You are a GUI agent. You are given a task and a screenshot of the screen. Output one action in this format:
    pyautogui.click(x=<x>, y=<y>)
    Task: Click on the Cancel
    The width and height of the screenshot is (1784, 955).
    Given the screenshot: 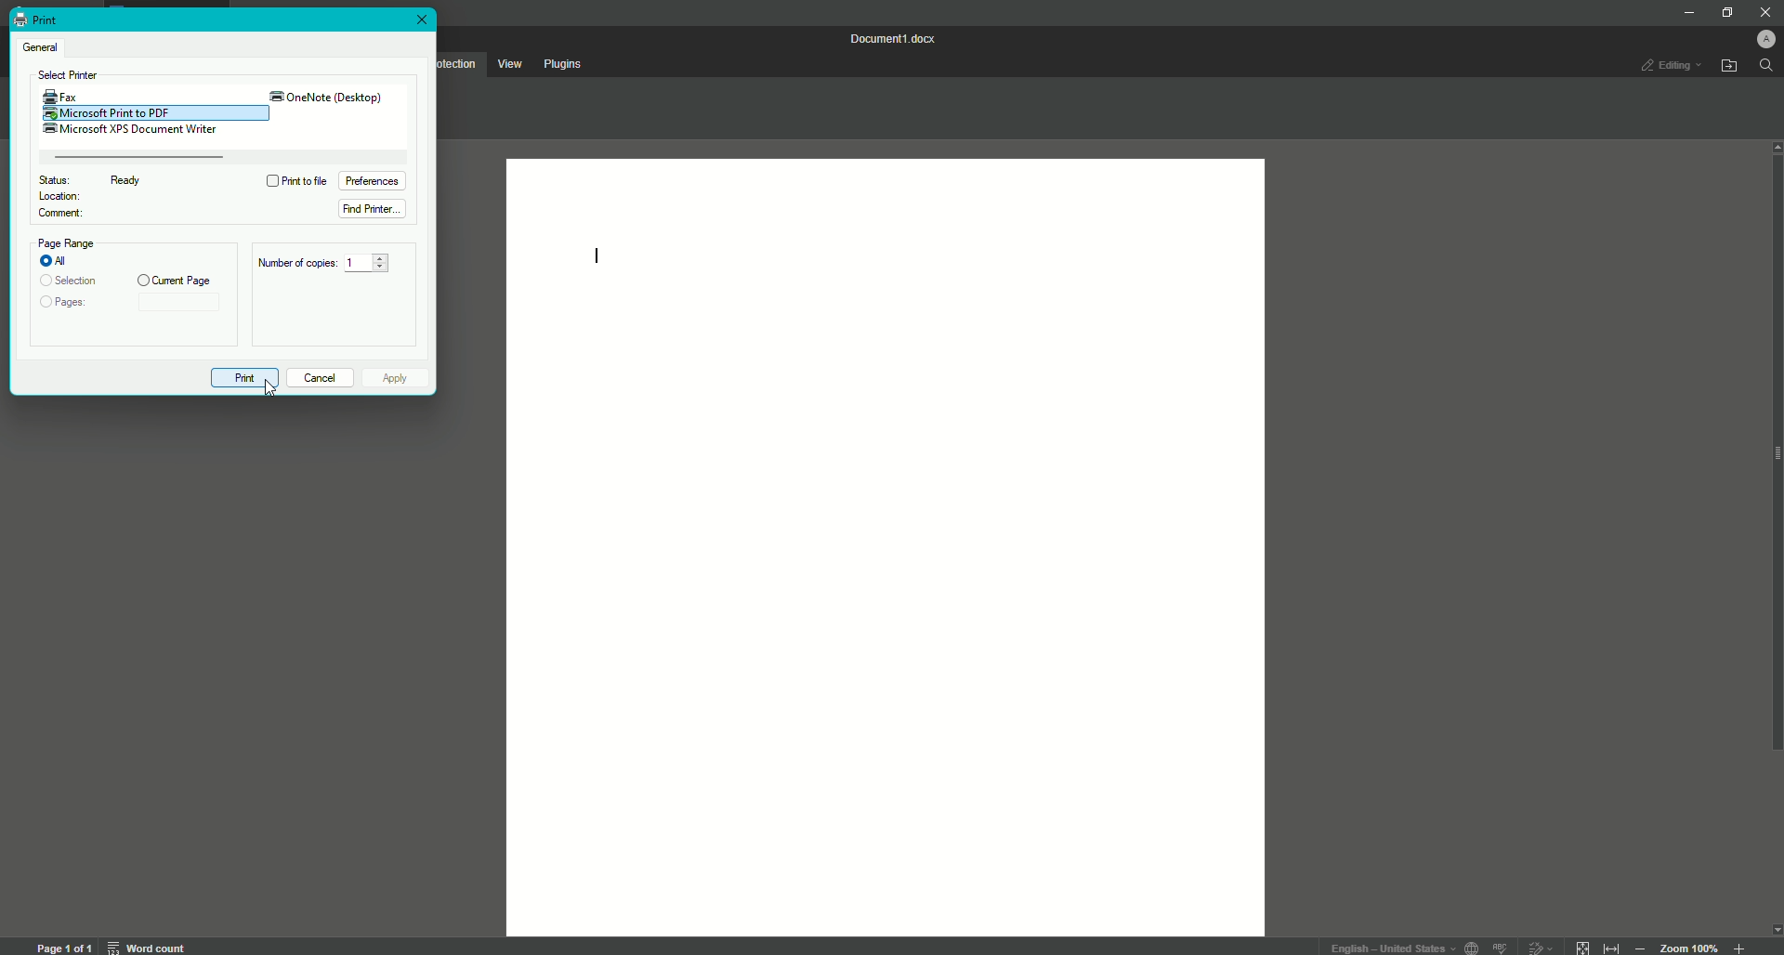 What is the action you would take?
    pyautogui.click(x=320, y=375)
    